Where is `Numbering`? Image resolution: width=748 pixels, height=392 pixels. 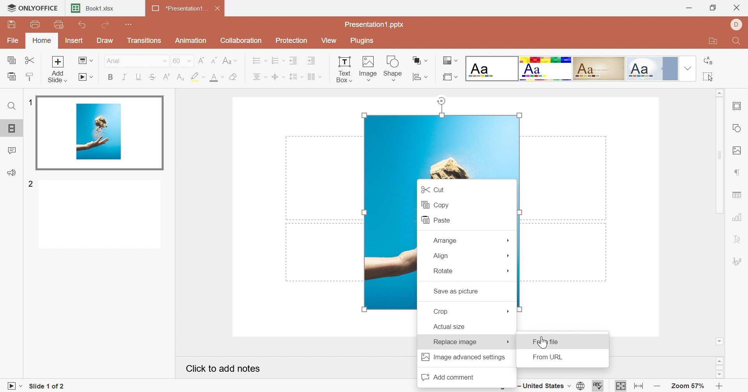 Numbering is located at coordinates (278, 60).